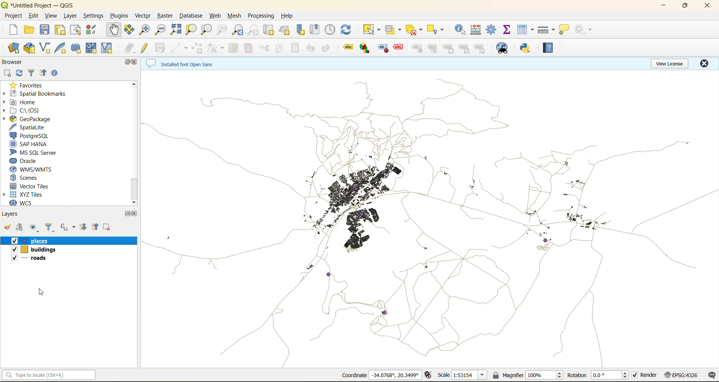 The image size is (719, 382). Describe the element at coordinates (686, 6) in the screenshot. I see `maximize` at that location.